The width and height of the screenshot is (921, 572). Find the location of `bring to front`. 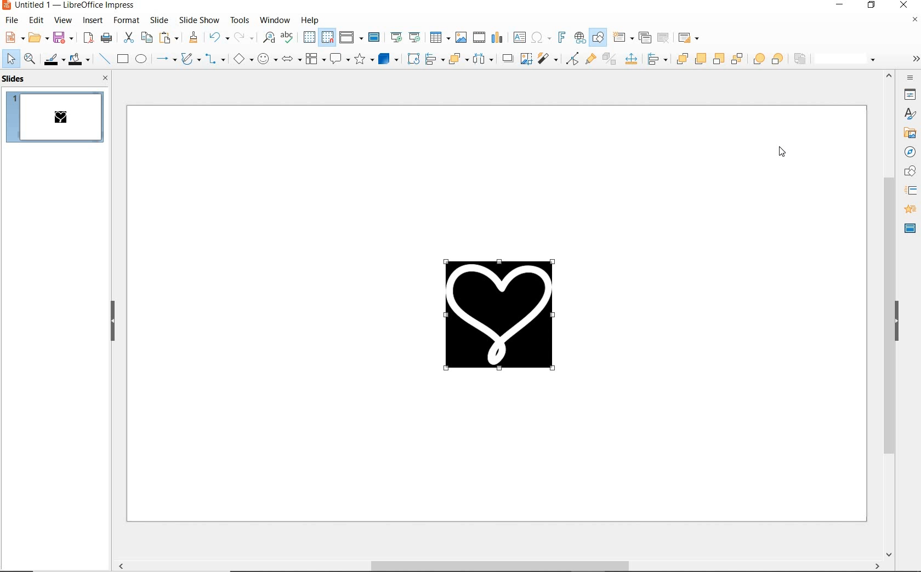

bring to front is located at coordinates (681, 57).